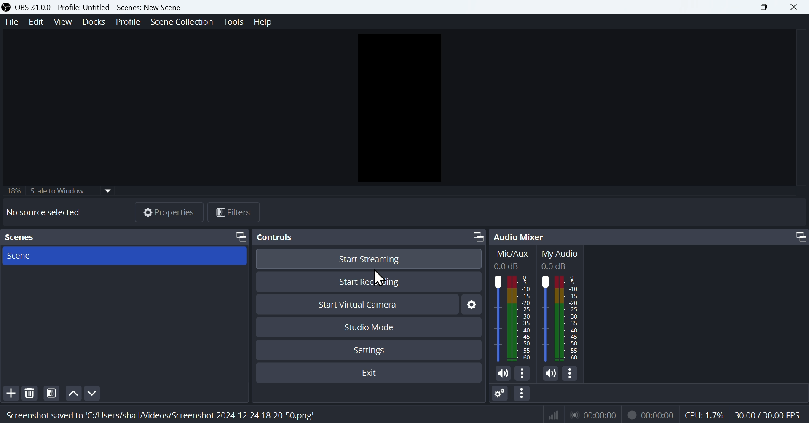  Describe the element at coordinates (233, 23) in the screenshot. I see `Tools` at that location.